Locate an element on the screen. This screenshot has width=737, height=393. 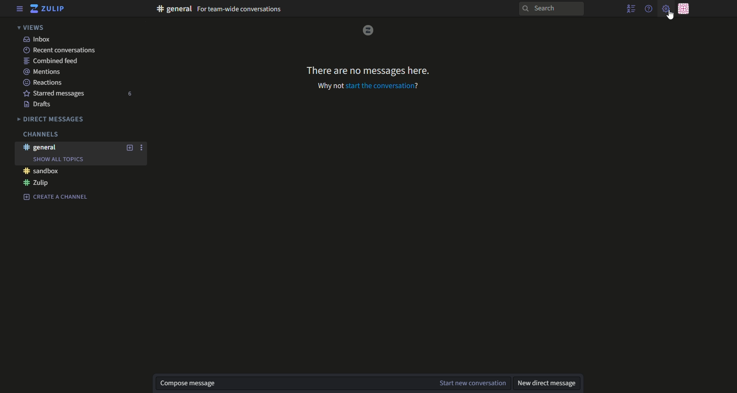
Create a channel is located at coordinates (56, 196).